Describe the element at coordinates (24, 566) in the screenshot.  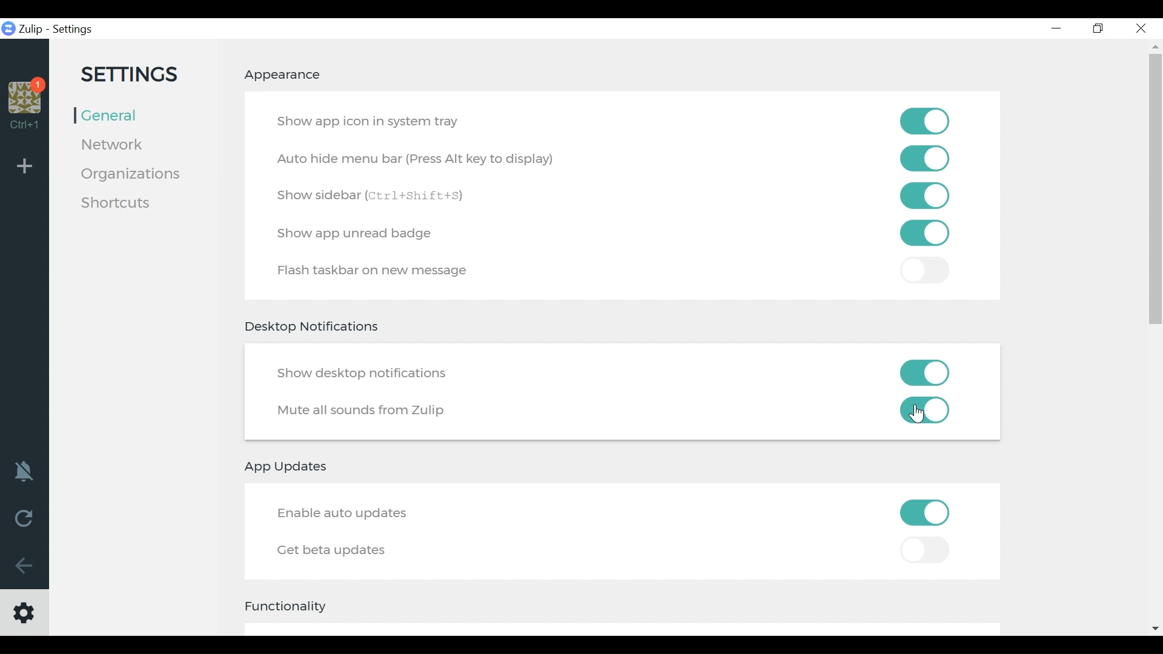
I see `Go Back` at that location.